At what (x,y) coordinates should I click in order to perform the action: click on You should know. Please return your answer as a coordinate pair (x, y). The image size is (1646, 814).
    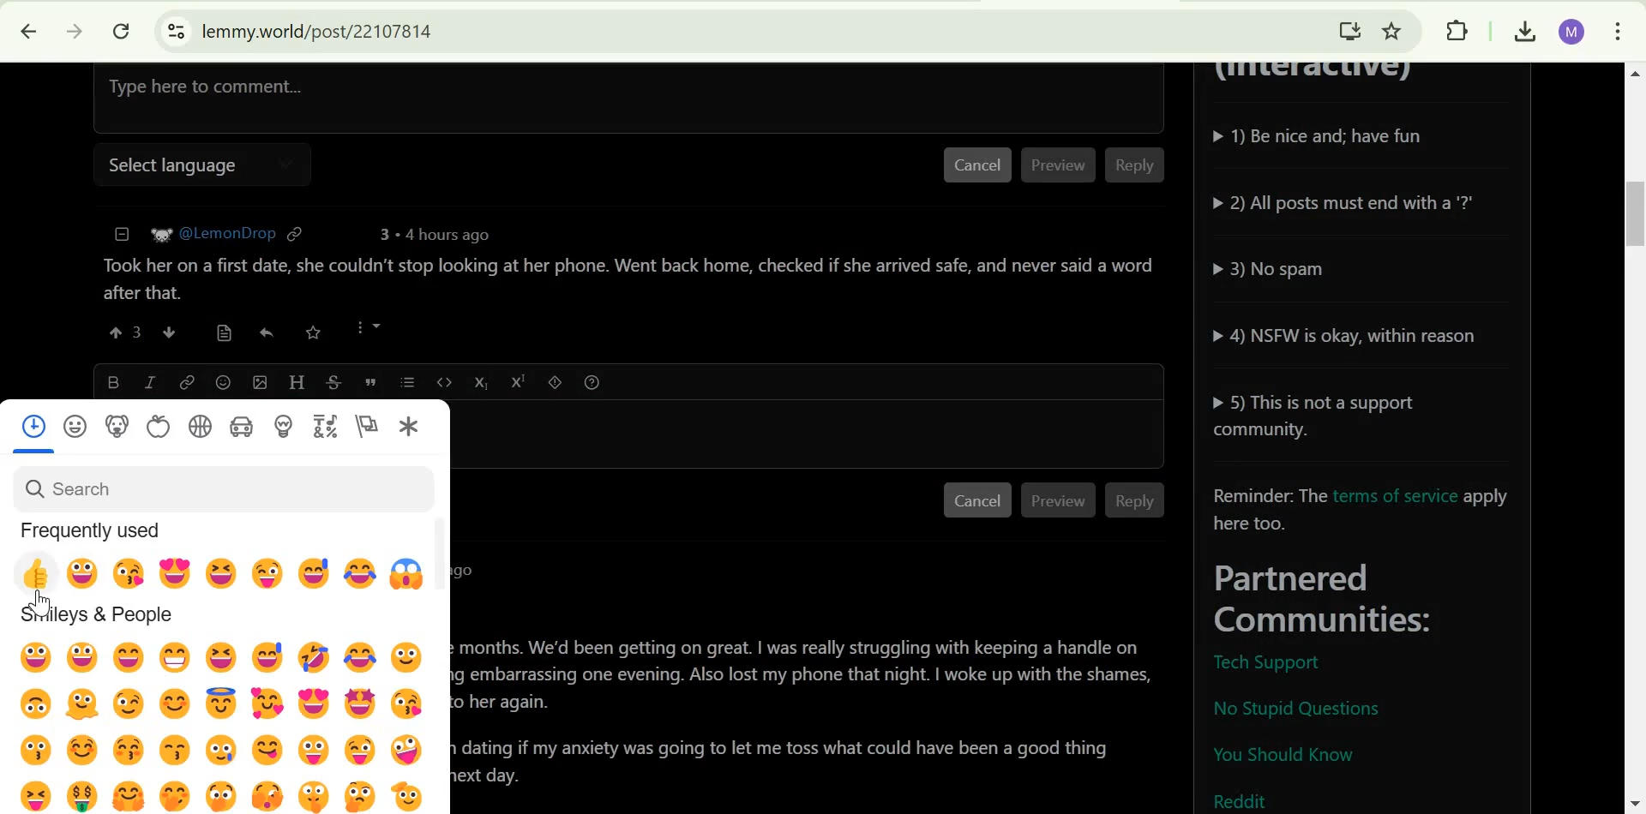
    Looking at the image, I should click on (1283, 757).